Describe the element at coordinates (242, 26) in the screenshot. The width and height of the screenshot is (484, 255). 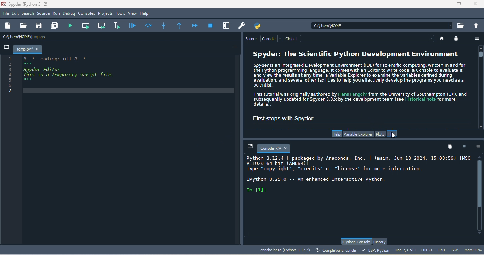
I see `preferences` at that location.